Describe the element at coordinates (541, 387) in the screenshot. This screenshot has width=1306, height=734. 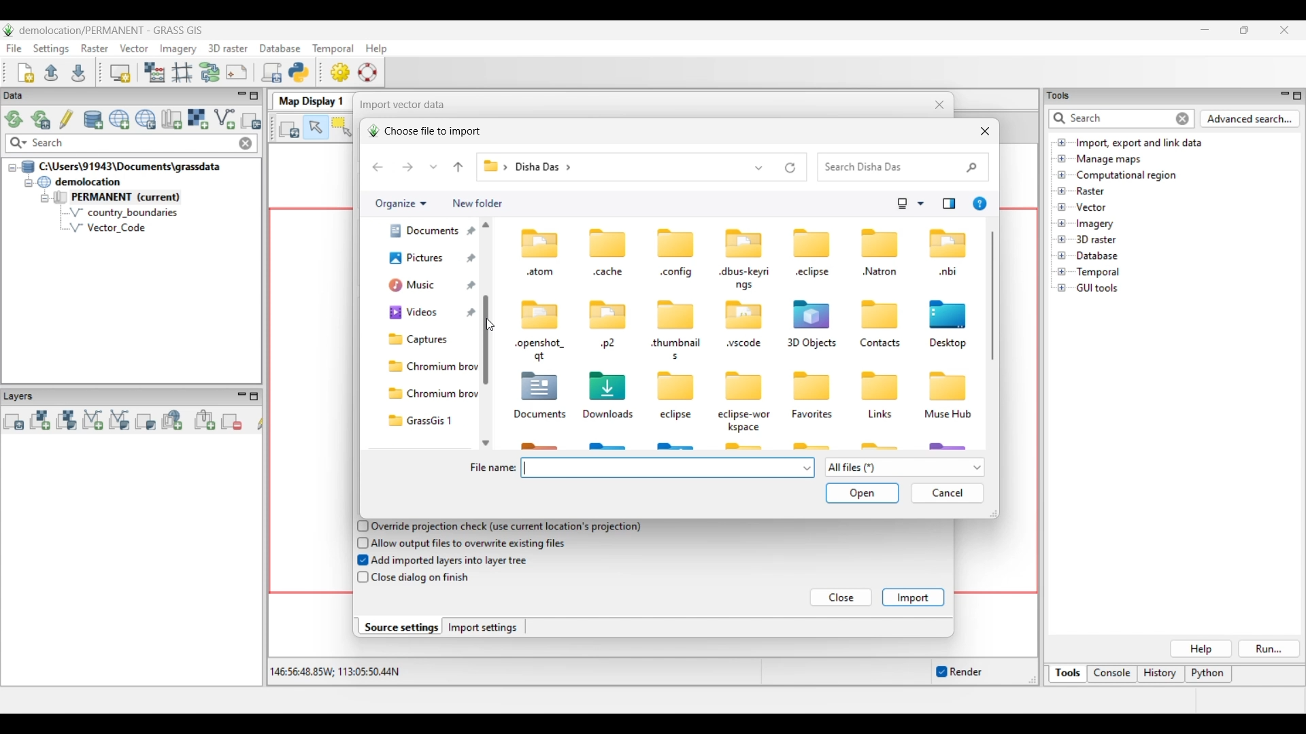
I see `icon` at that location.